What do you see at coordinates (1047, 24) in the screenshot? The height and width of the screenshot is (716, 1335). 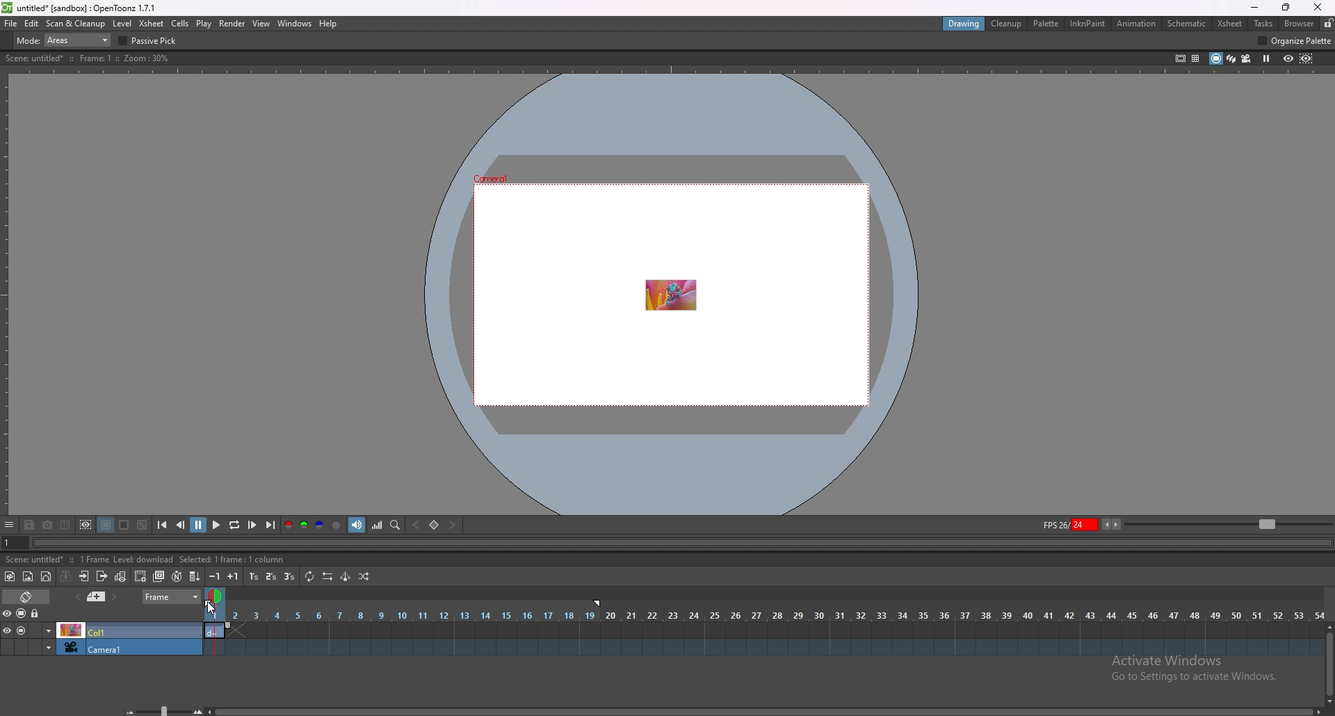 I see `palette` at bounding box center [1047, 24].